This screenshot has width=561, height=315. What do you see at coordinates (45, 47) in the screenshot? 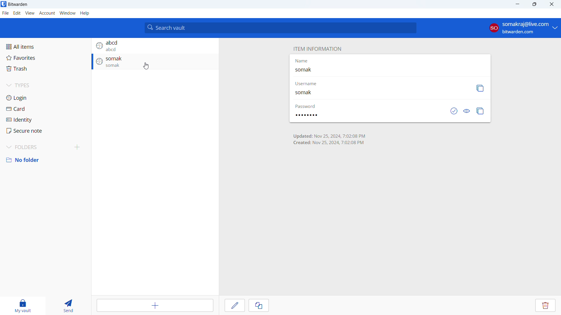
I see `all items` at bounding box center [45, 47].